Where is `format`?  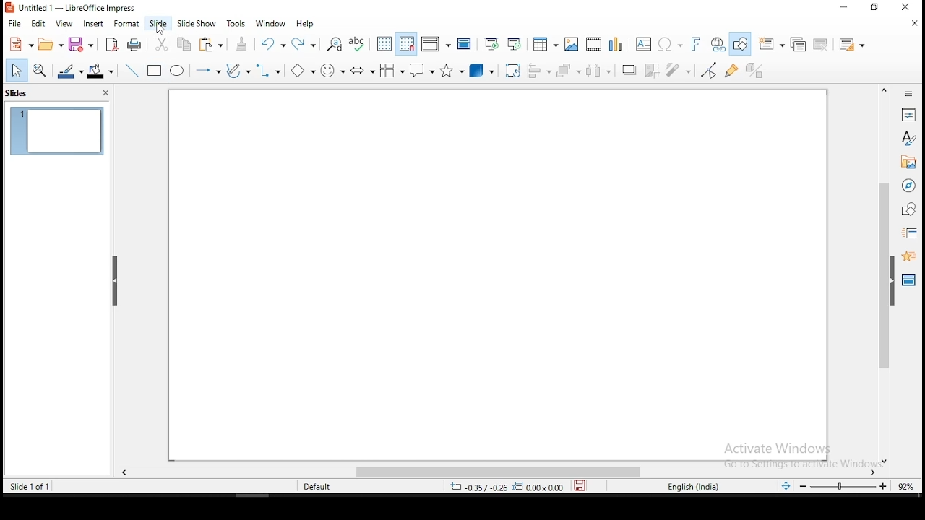
format is located at coordinates (129, 25).